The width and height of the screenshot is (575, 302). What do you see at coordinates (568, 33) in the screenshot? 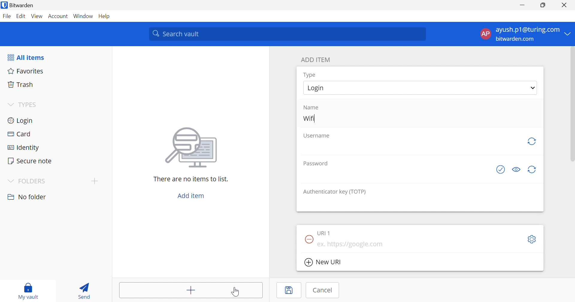
I see `Drop Down` at bounding box center [568, 33].